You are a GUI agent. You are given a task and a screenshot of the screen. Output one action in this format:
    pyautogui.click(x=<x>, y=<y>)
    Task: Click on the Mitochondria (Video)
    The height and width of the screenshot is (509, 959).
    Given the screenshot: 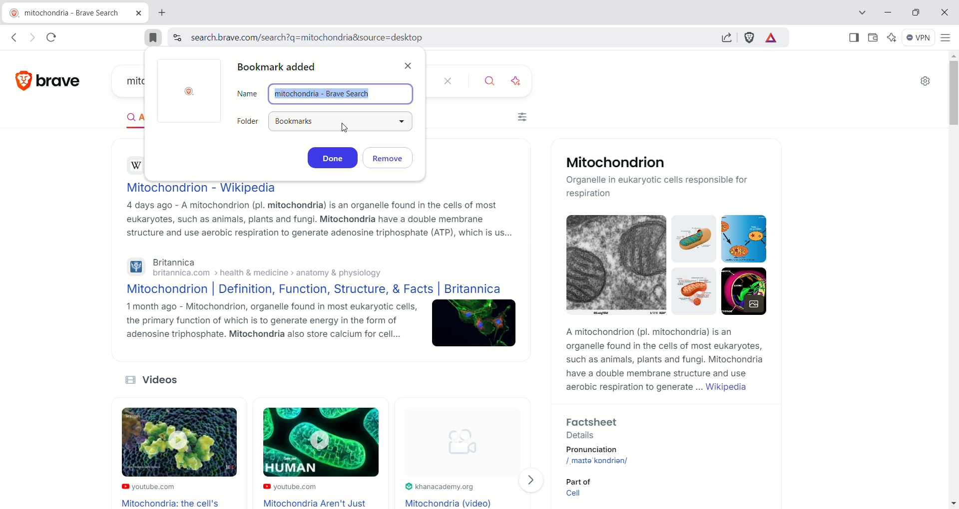 What is the action you would take?
    pyautogui.click(x=451, y=503)
    